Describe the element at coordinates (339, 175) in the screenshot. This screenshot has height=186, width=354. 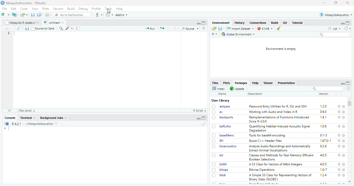
I see `web` at that location.